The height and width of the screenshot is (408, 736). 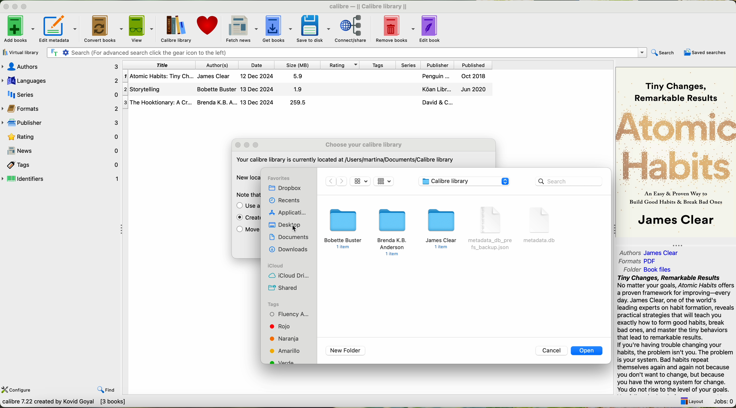 What do you see at coordinates (275, 266) in the screenshot?
I see `icloud` at bounding box center [275, 266].